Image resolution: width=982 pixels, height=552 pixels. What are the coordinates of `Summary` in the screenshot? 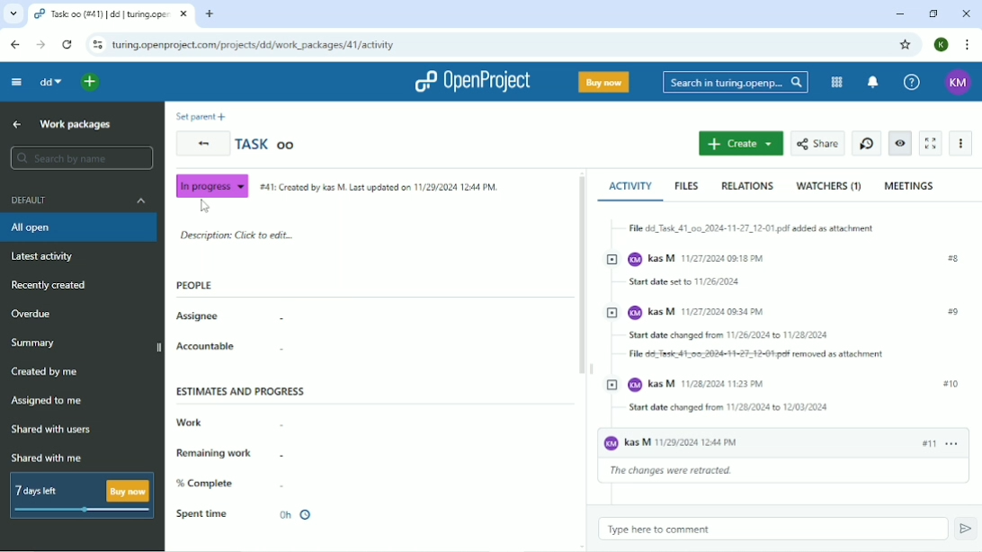 It's located at (34, 343).